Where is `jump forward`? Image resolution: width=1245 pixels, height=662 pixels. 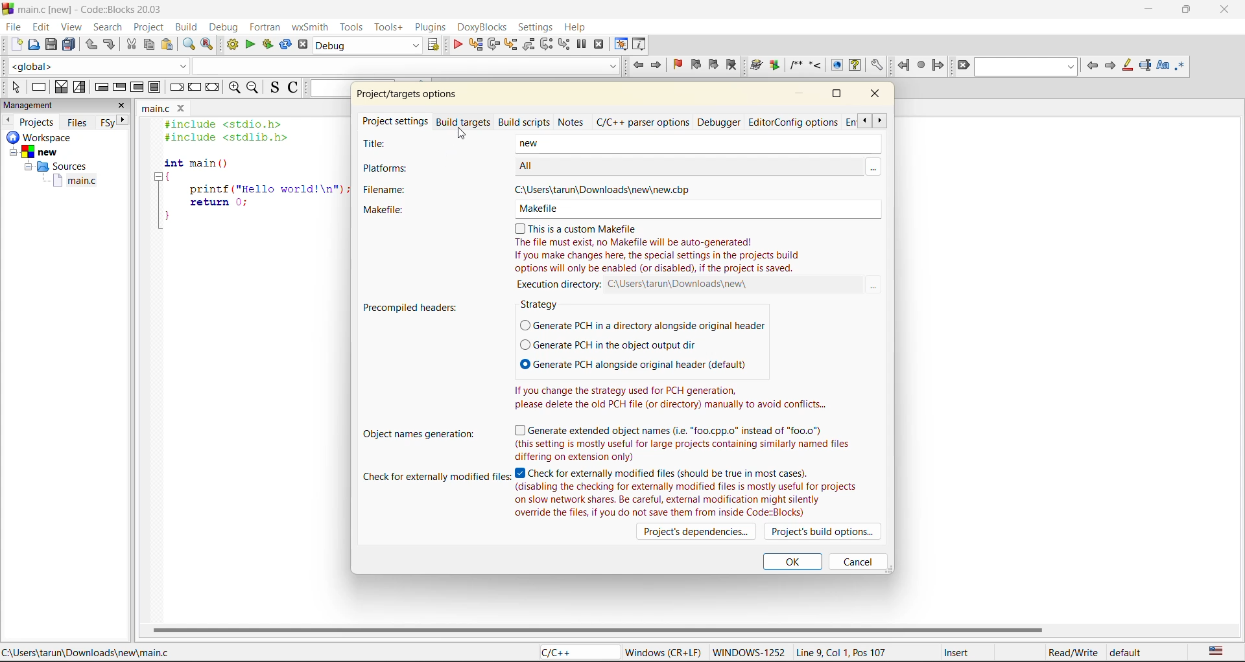 jump forward is located at coordinates (939, 67).